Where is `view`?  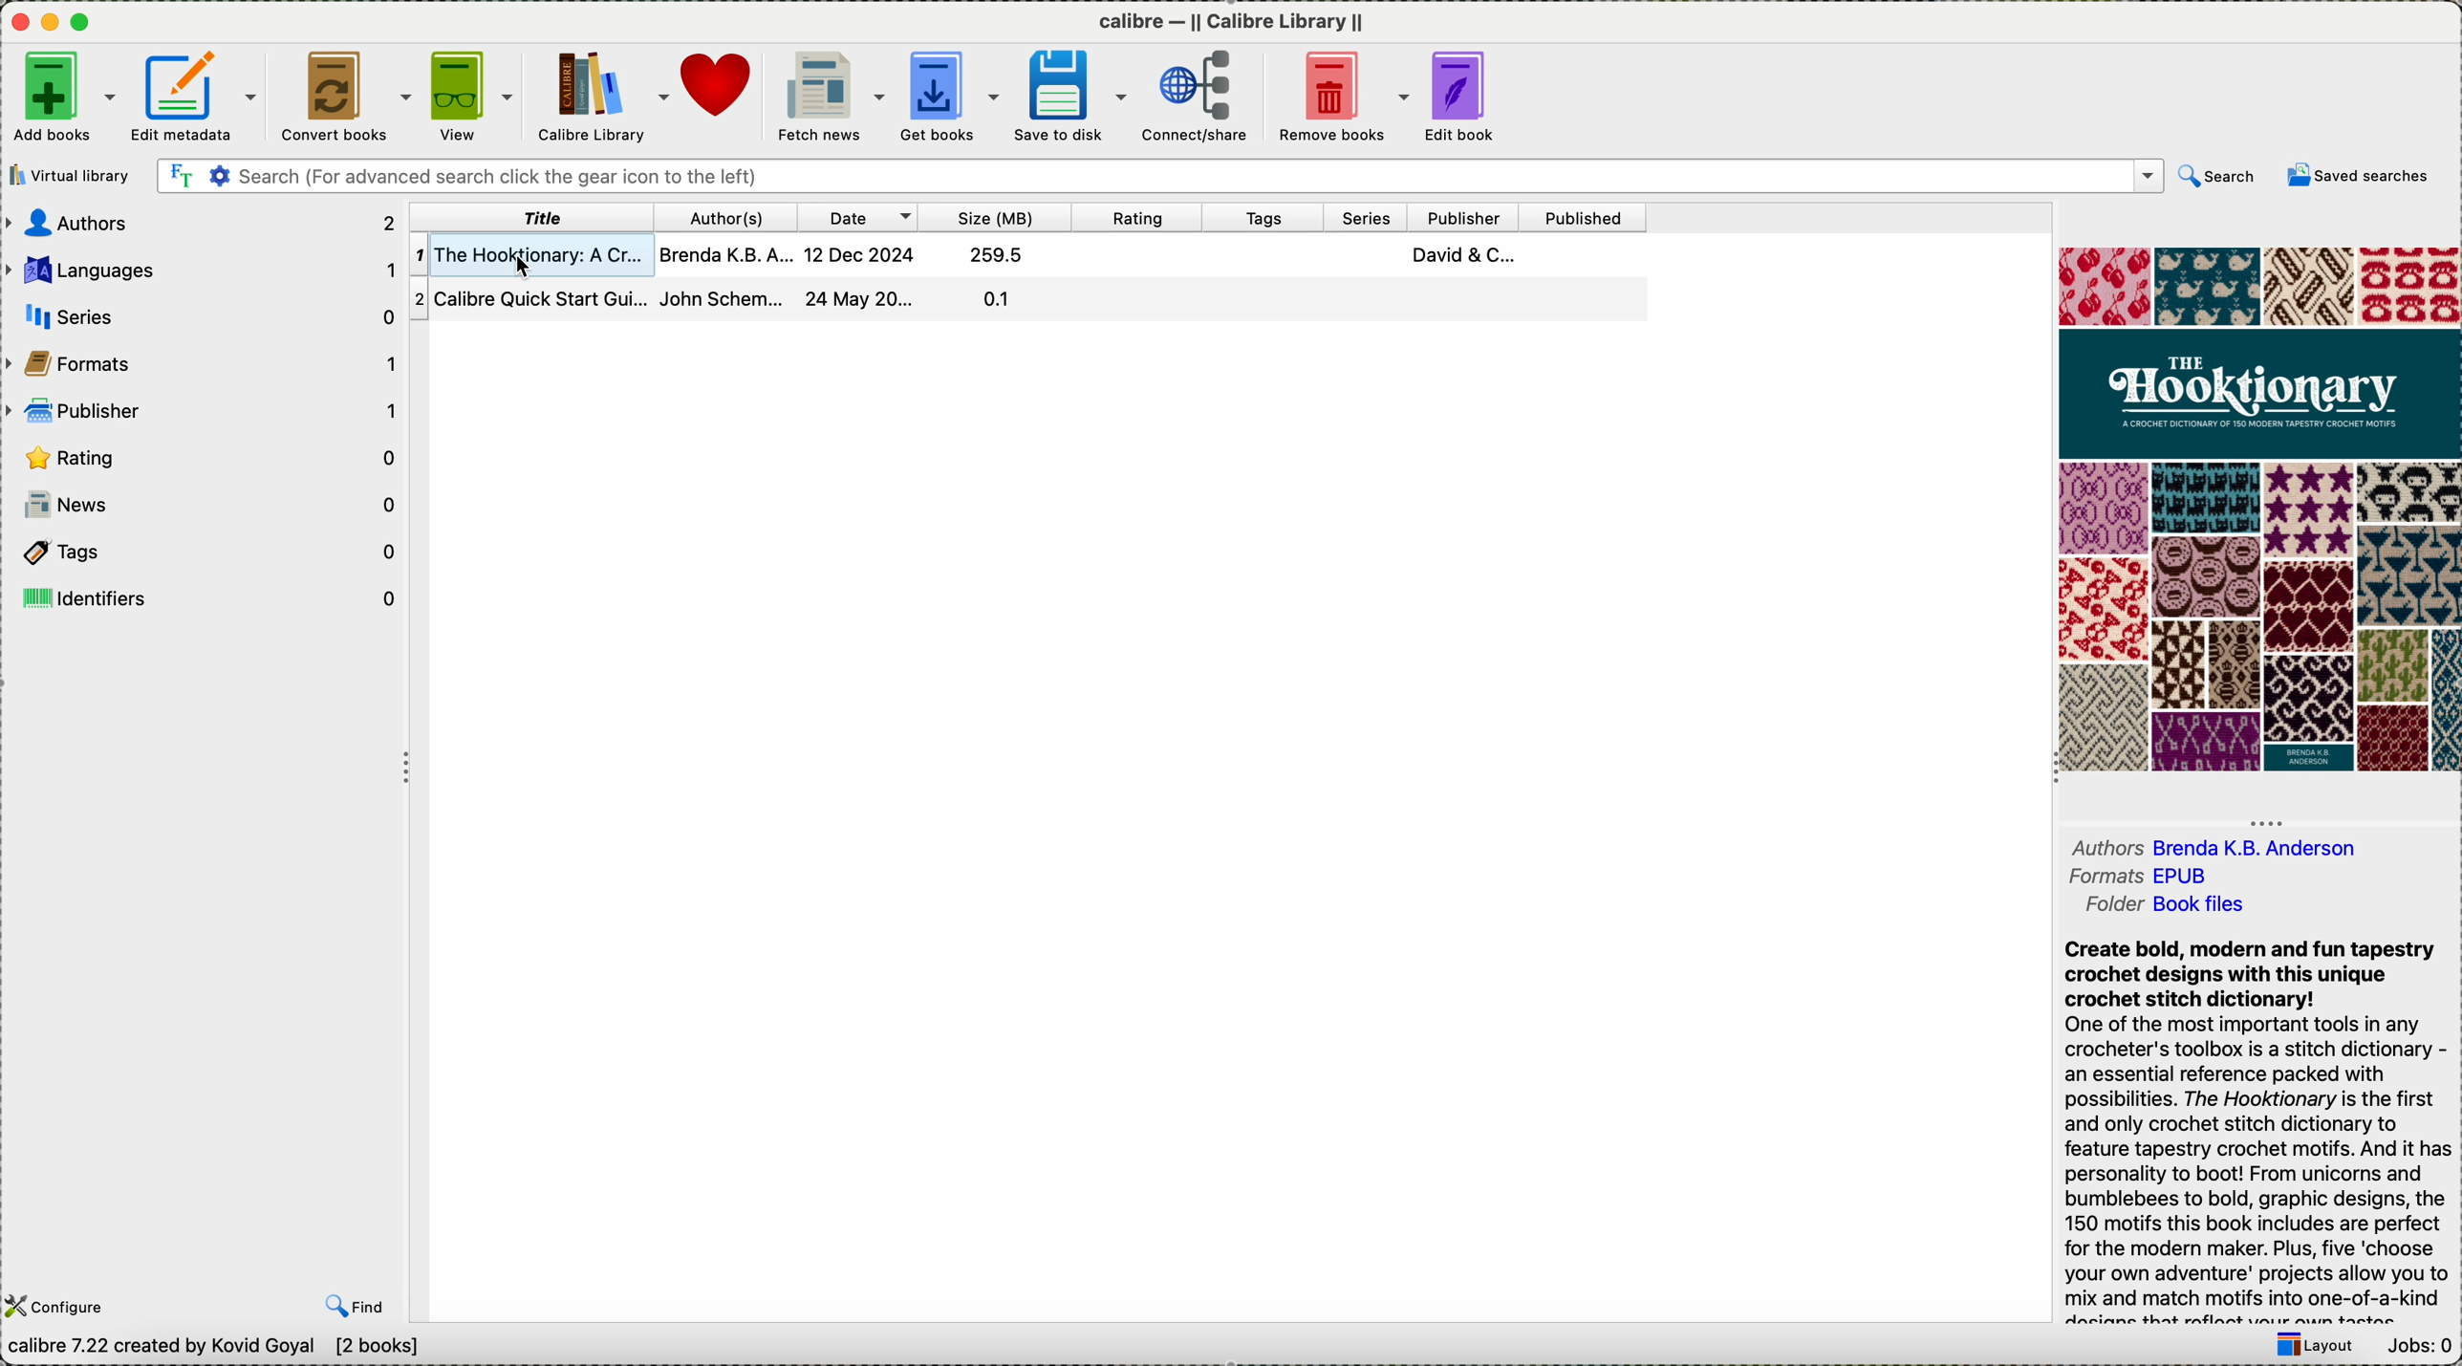
view is located at coordinates (470, 94).